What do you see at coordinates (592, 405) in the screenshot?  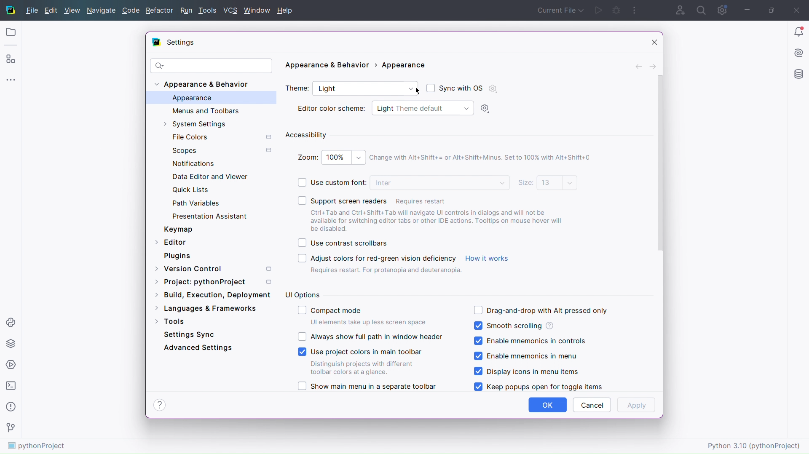 I see `Cancel` at bounding box center [592, 405].